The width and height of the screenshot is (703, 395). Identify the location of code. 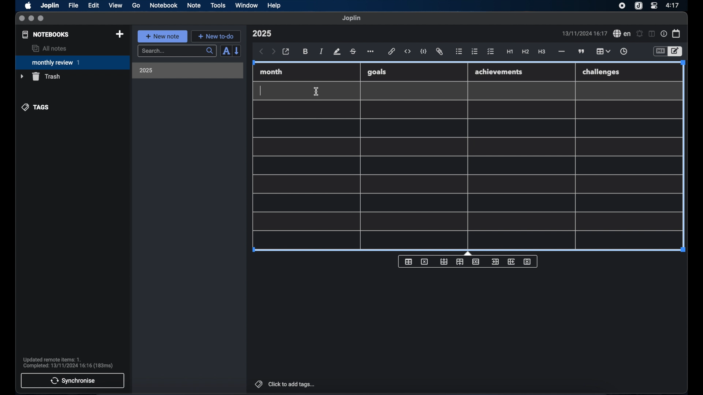
(424, 52).